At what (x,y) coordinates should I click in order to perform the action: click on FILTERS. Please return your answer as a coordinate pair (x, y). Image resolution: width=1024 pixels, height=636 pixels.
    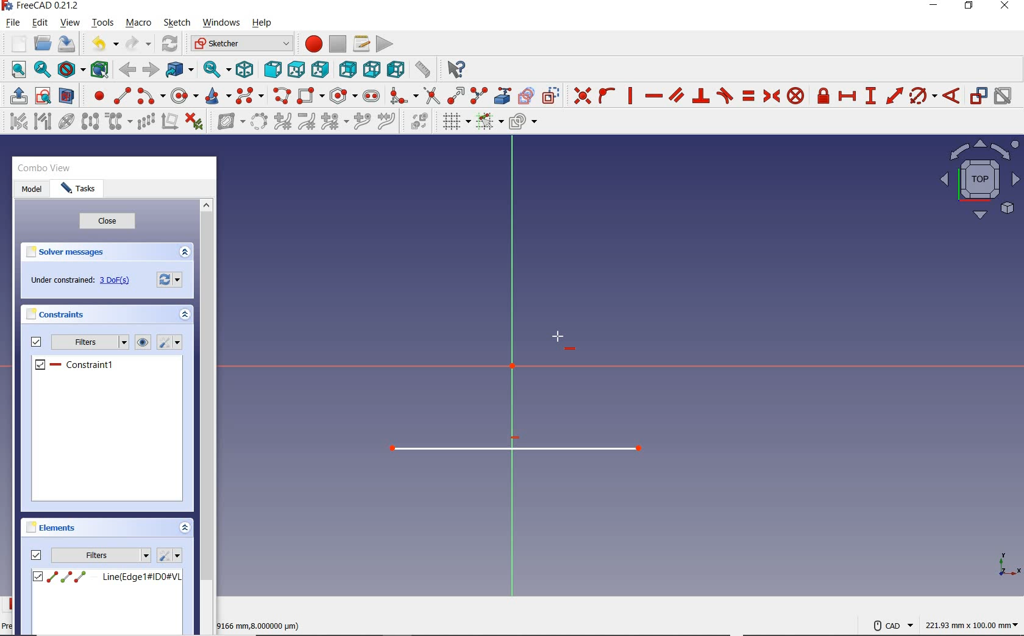
    Looking at the image, I should click on (101, 555).